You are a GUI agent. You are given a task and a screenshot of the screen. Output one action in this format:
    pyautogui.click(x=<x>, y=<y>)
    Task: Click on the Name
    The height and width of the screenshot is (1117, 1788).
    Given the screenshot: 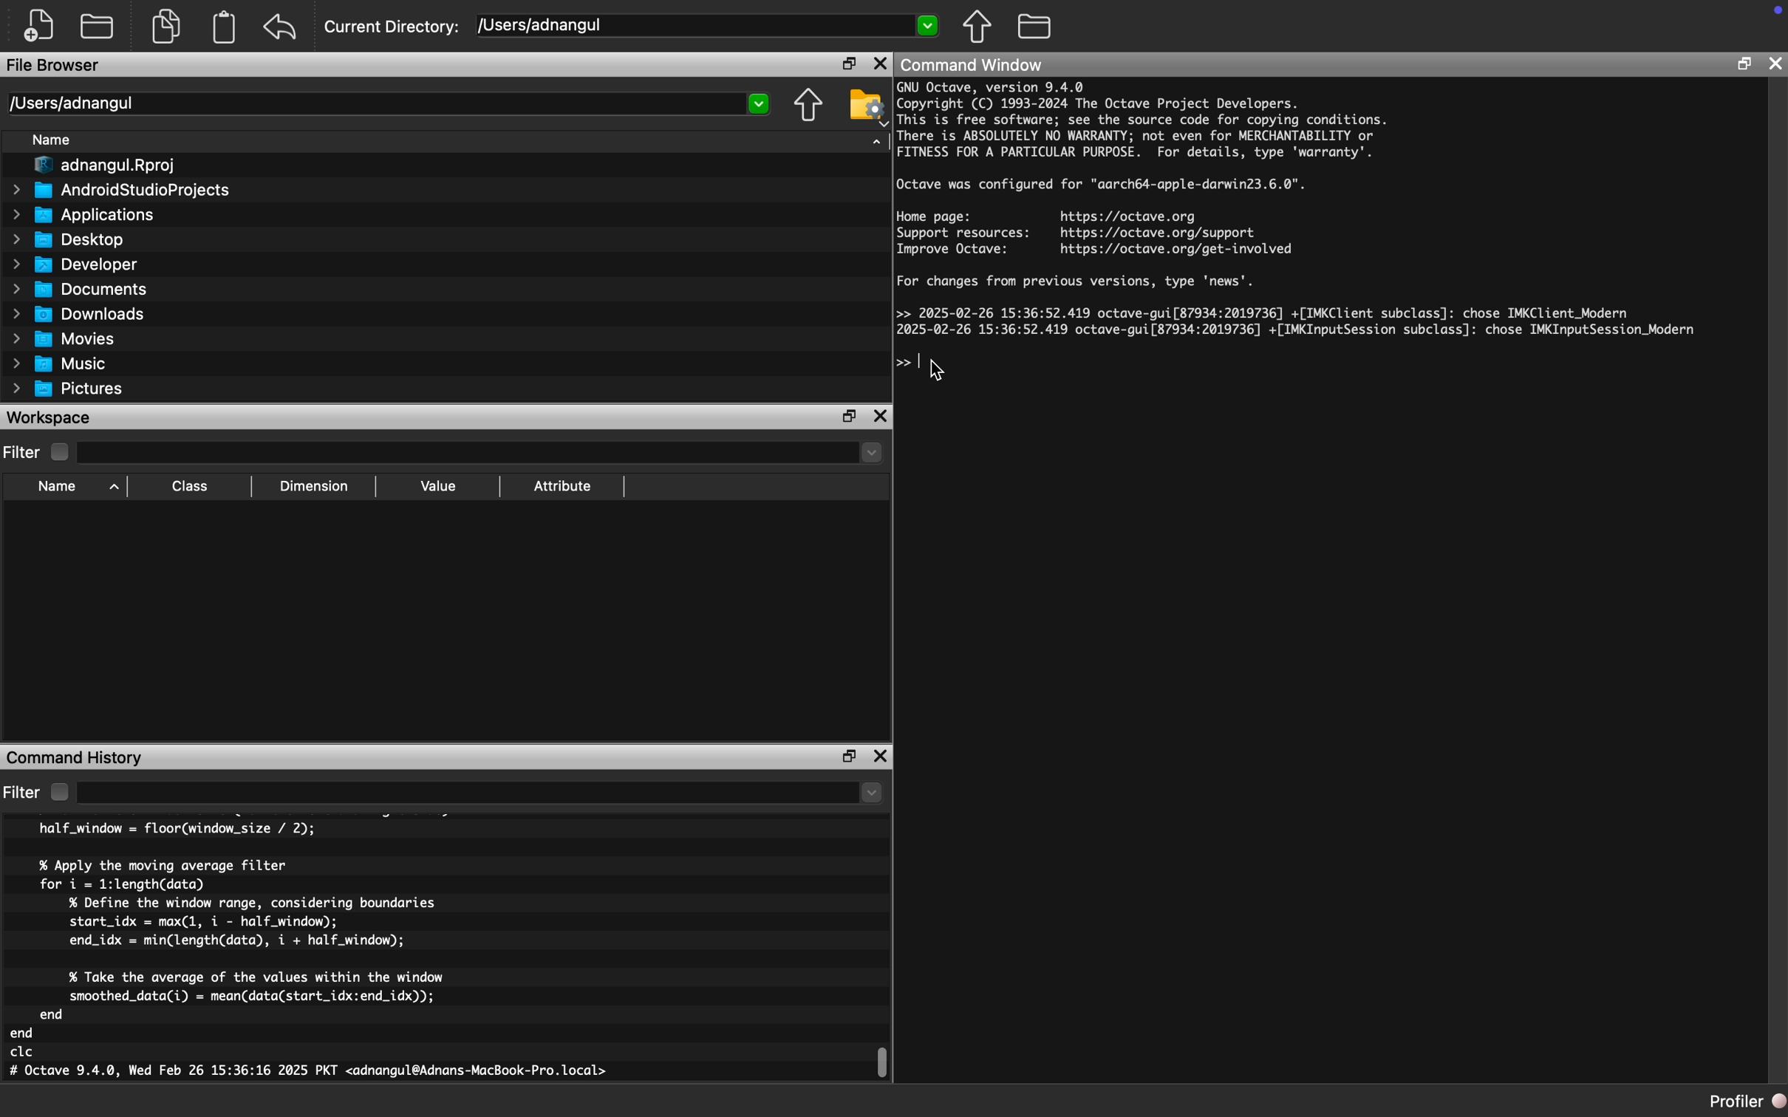 What is the action you would take?
    pyautogui.click(x=59, y=488)
    